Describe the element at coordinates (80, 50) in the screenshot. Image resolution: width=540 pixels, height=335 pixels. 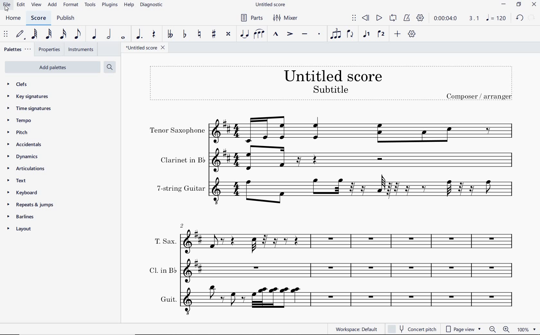
I see `INSTRUMENTS` at that location.